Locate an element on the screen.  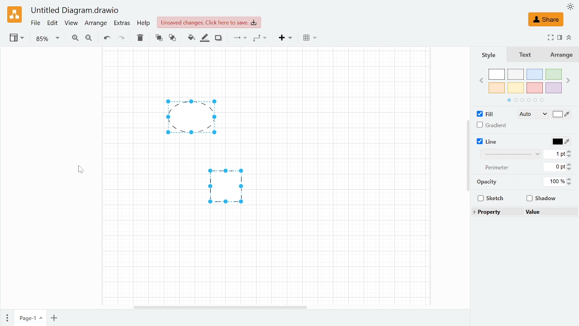
Fill line is located at coordinates (204, 38).